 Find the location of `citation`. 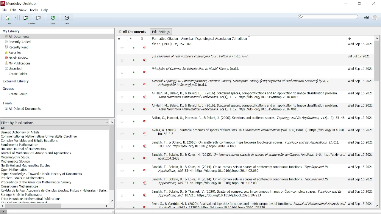

citation is located at coordinates (241, 181).